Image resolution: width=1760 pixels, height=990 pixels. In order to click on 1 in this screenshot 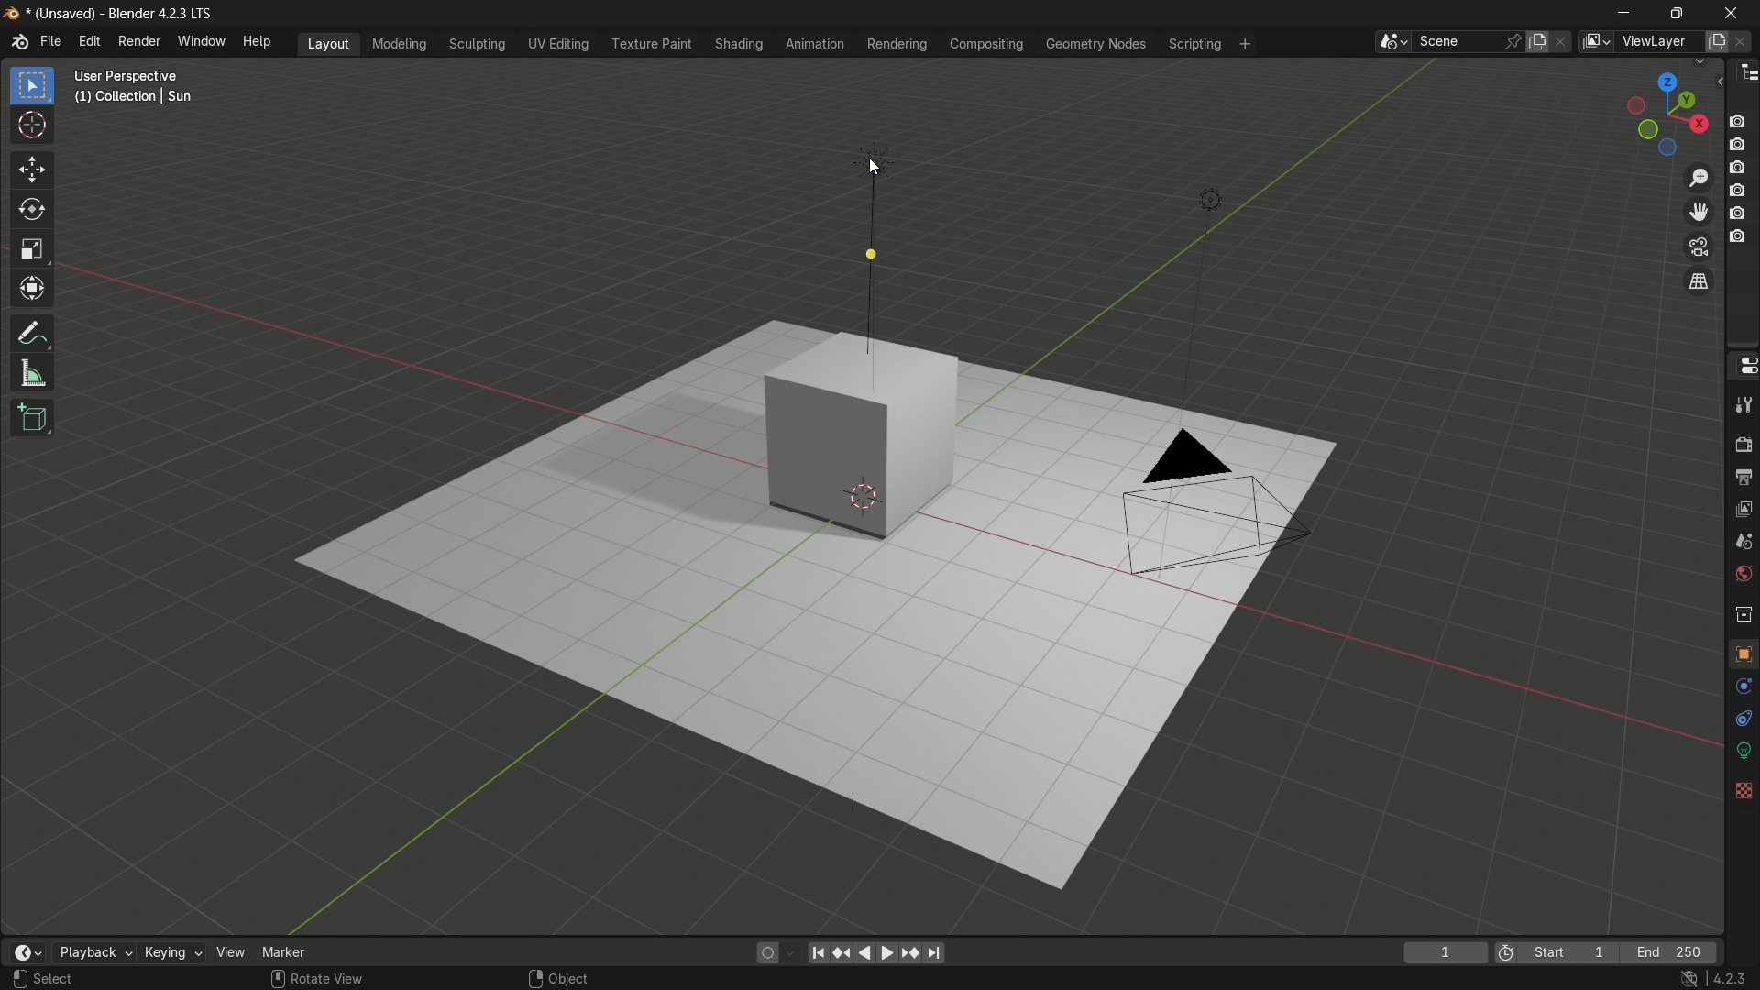, I will do `click(1447, 951)`.